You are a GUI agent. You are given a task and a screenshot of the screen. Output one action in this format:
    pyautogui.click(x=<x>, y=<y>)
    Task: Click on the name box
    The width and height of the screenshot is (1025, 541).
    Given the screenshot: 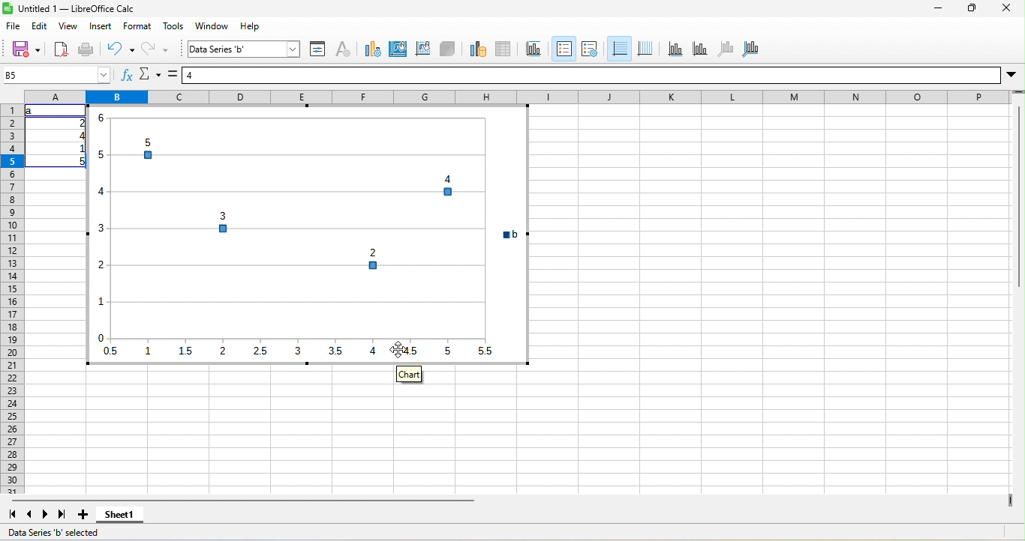 What is the action you would take?
    pyautogui.click(x=57, y=75)
    